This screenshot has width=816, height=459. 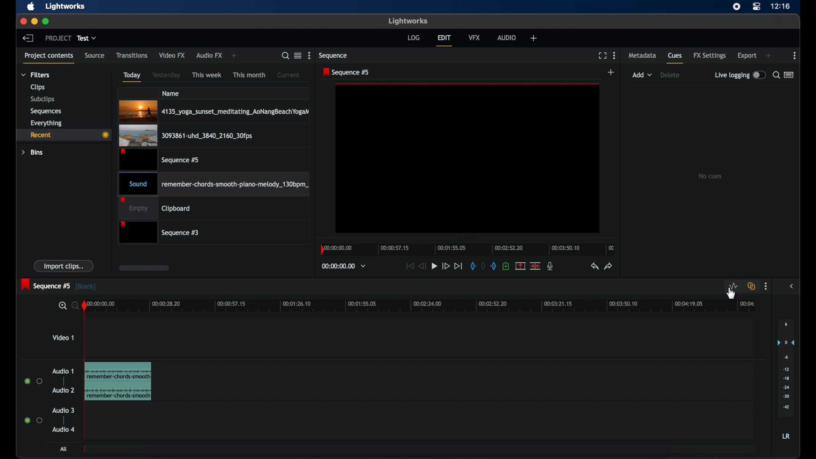 I want to click on audio fx, so click(x=209, y=56).